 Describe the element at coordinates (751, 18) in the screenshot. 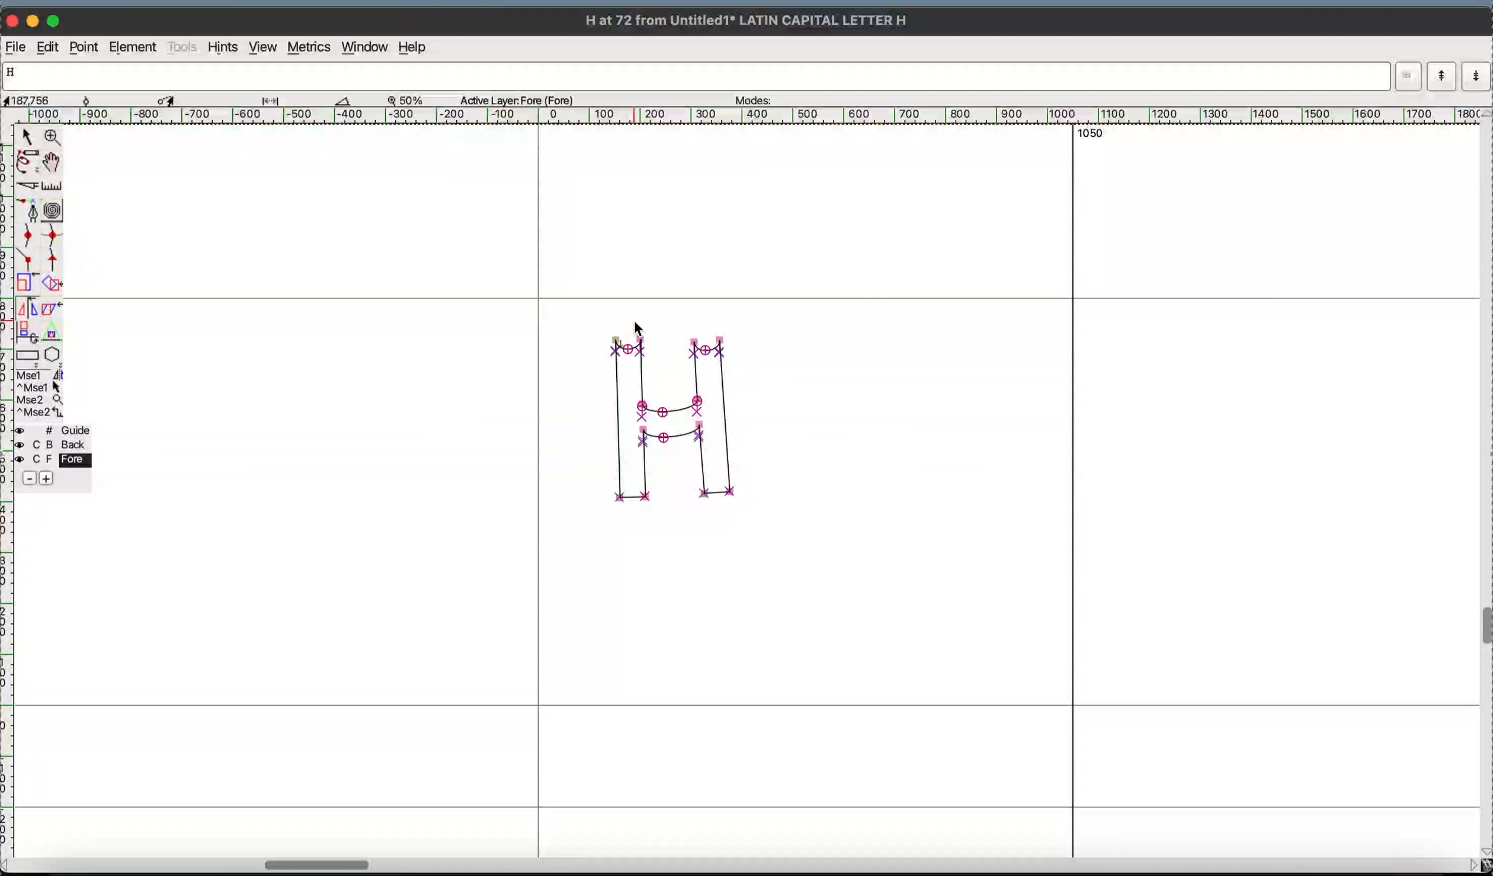

I see `H at 72 from Untitled1 LATIN CAPITAL LETTER H` at that location.